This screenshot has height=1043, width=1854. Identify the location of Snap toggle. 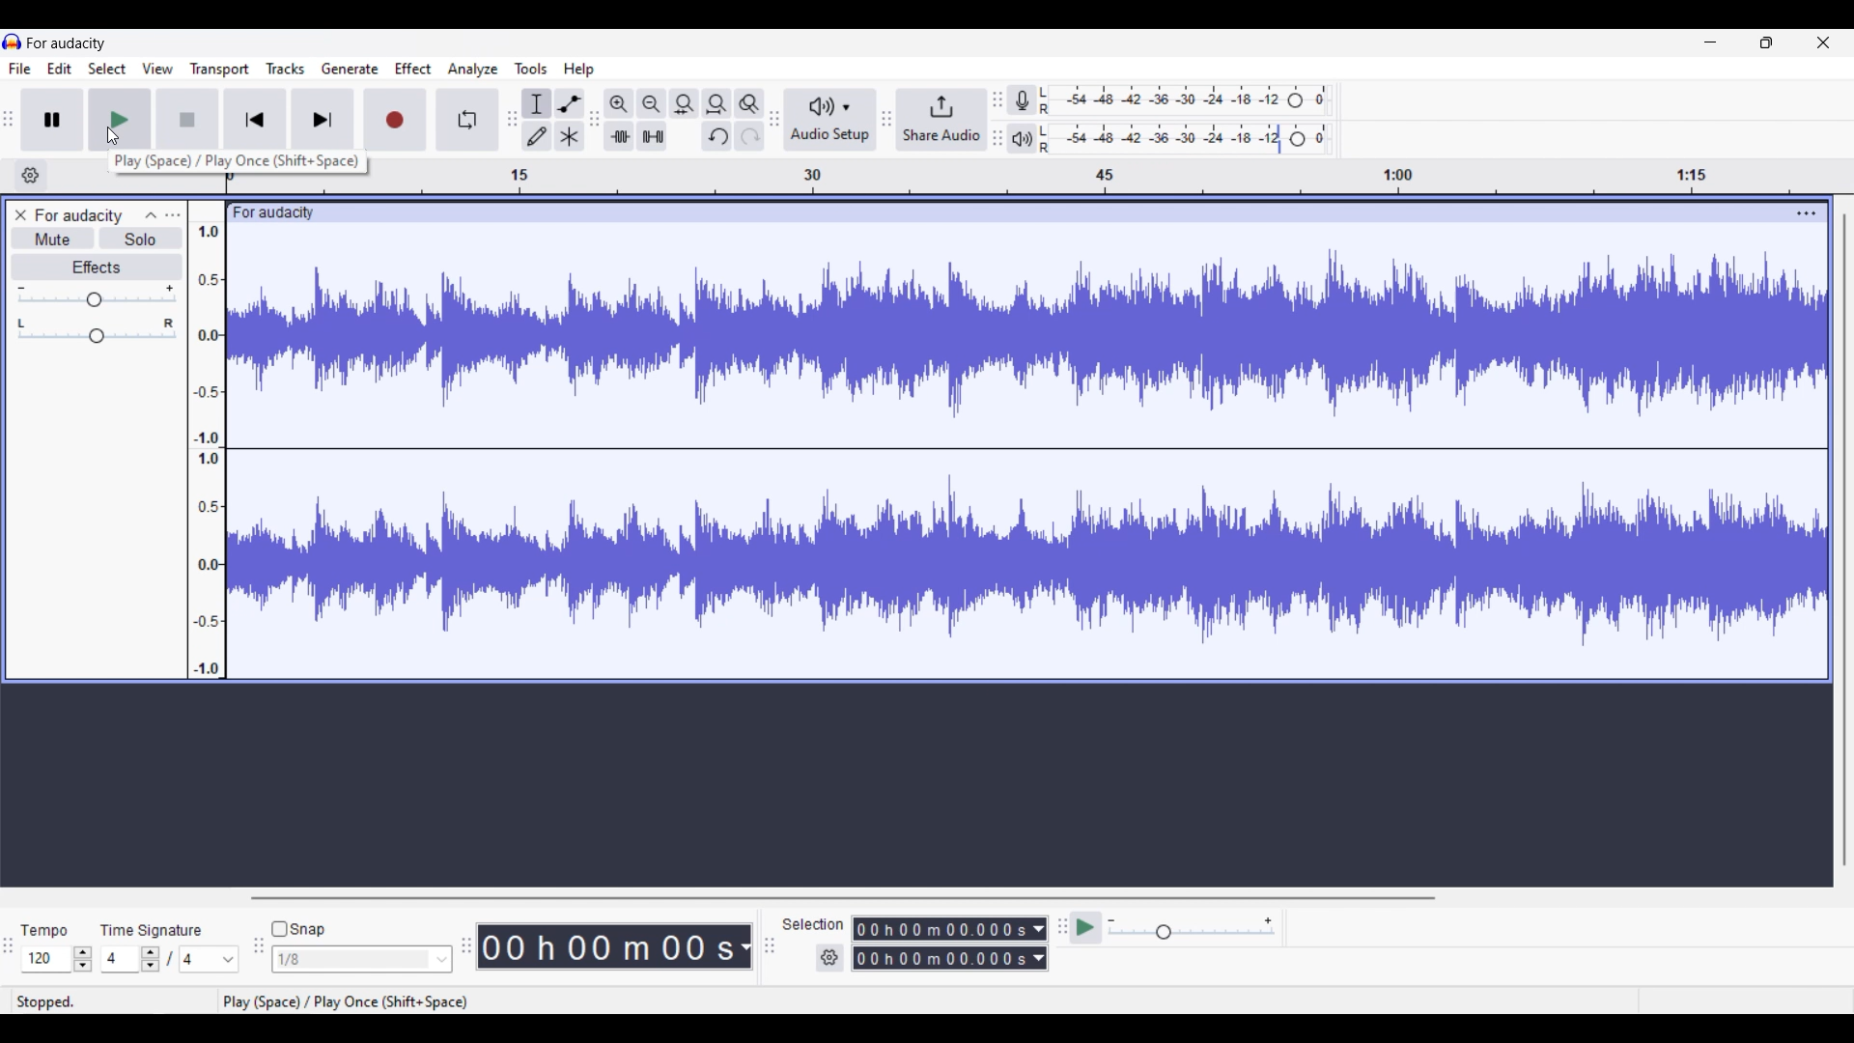
(298, 929).